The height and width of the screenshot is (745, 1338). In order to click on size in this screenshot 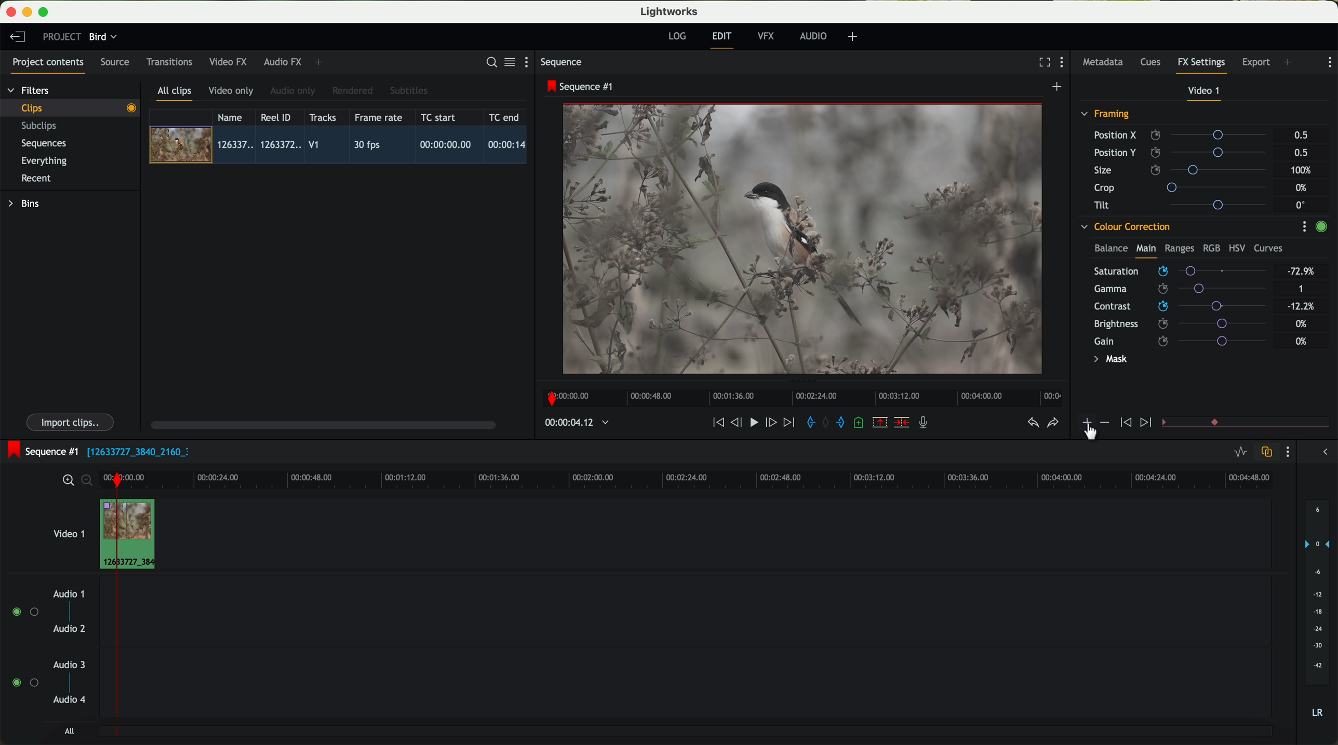, I will do `click(1183, 170)`.